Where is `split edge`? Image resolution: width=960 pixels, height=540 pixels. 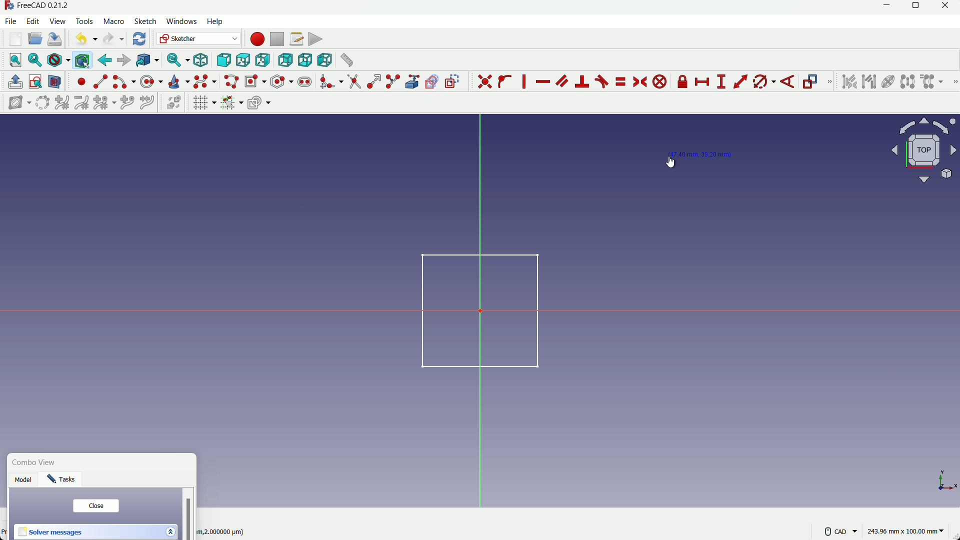 split edge is located at coordinates (394, 82).